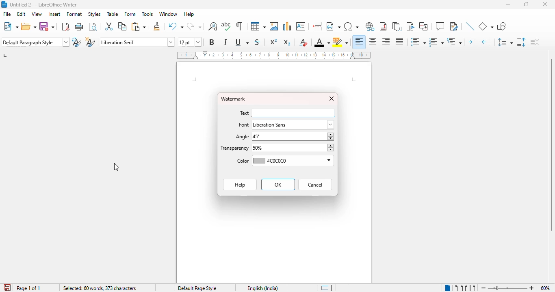 The height and width of the screenshot is (292, 555). Describe the element at coordinates (130, 14) in the screenshot. I see `form` at that location.